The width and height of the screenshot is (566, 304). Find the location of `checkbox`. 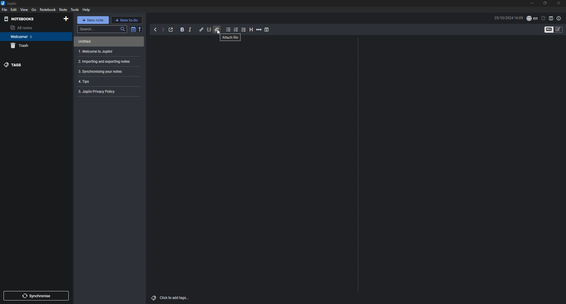

checkbox is located at coordinates (244, 30).